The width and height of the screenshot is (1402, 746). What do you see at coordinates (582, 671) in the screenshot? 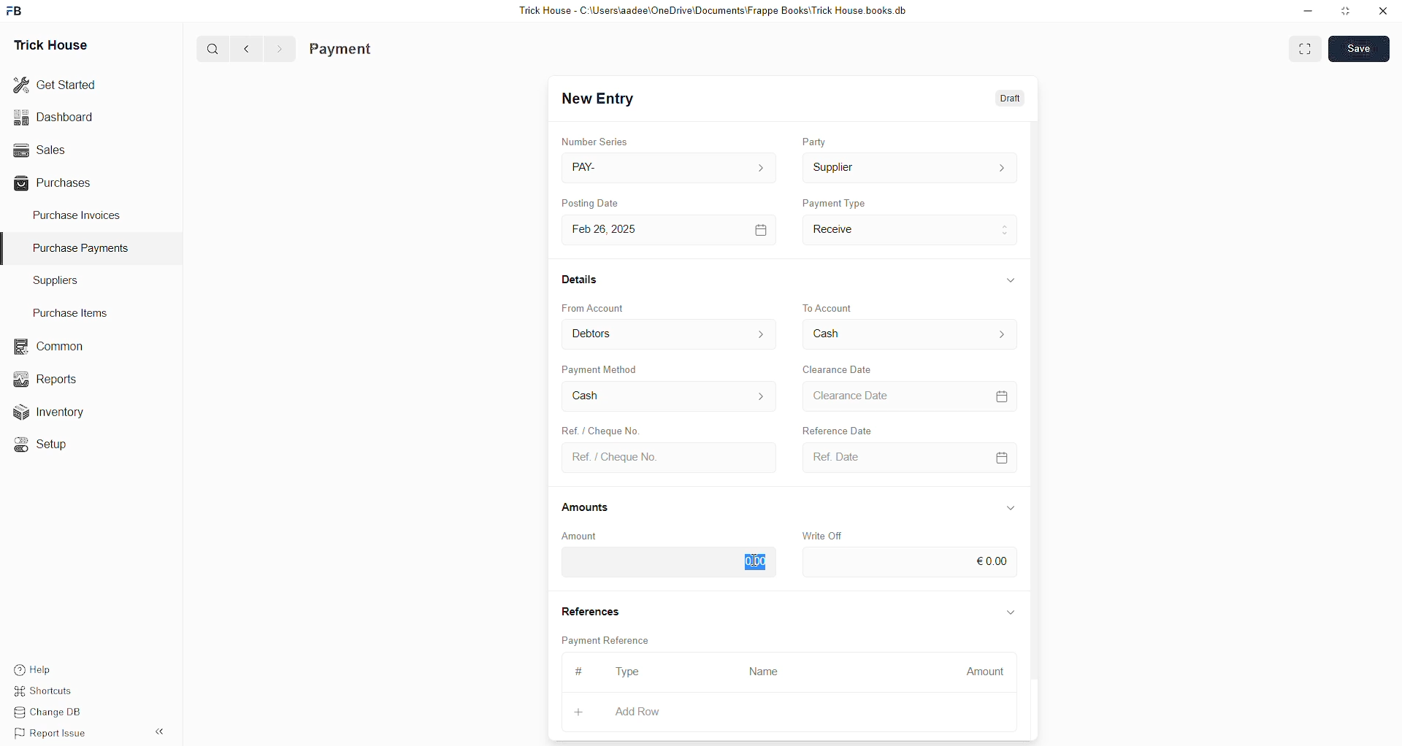
I see `#` at bounding box center [582, 671].